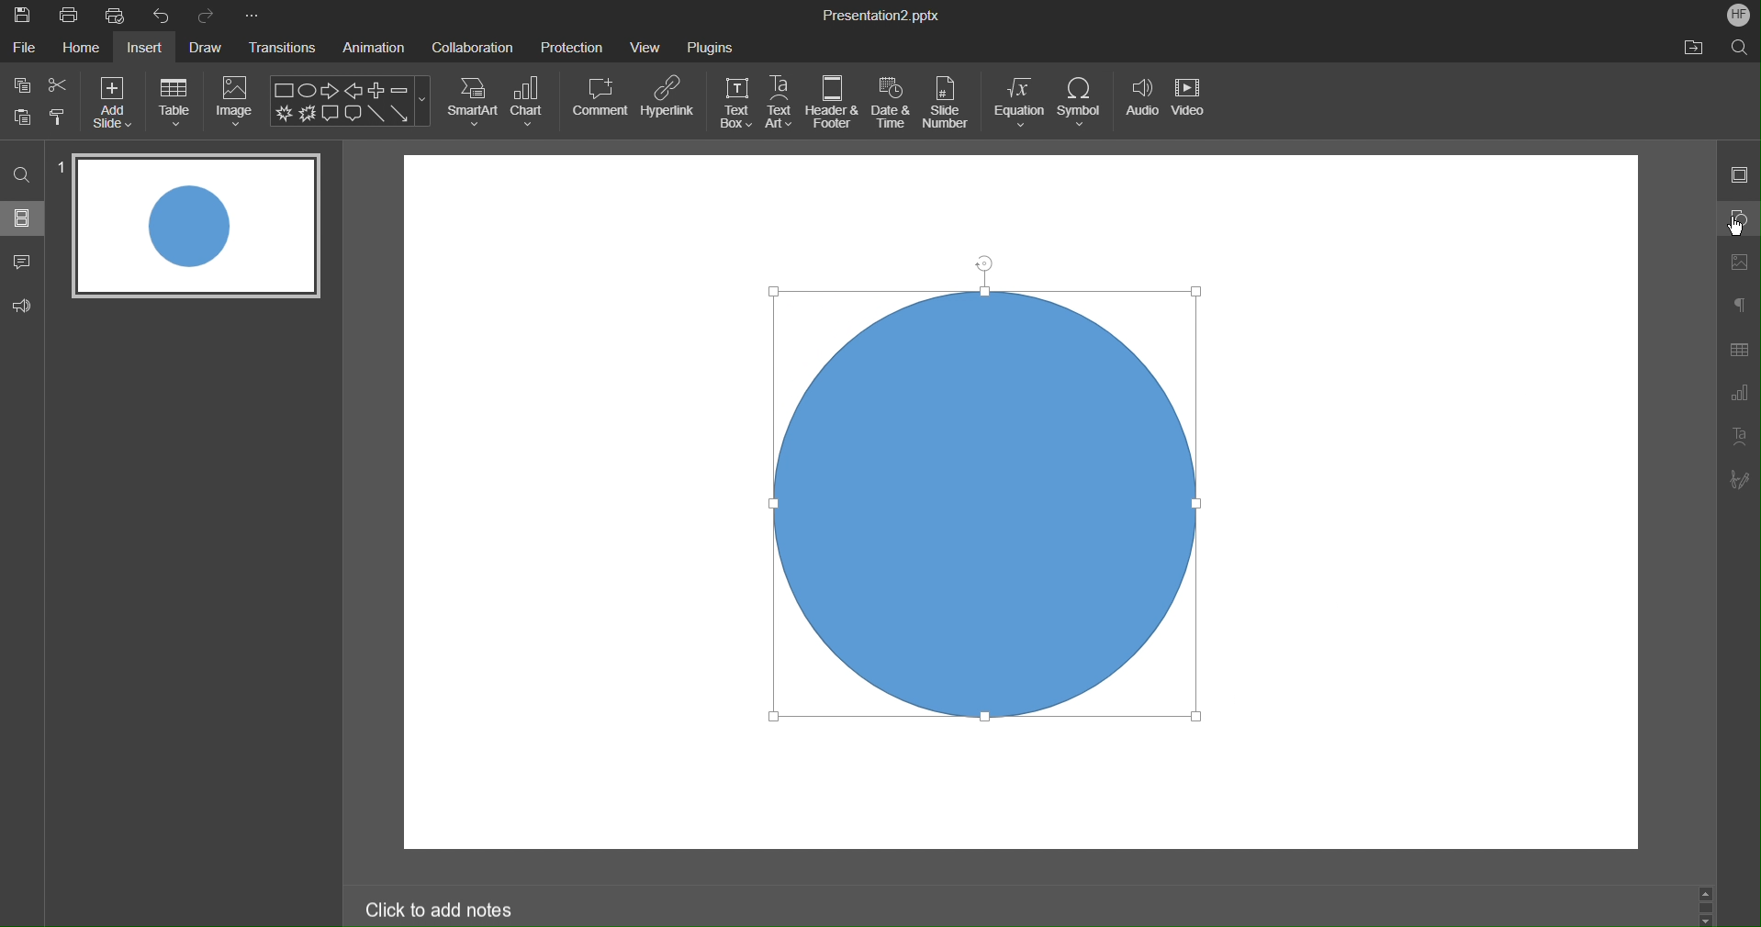 The image size is (1761, 927). I want to click on Shape Settings, so click(1741, 217).